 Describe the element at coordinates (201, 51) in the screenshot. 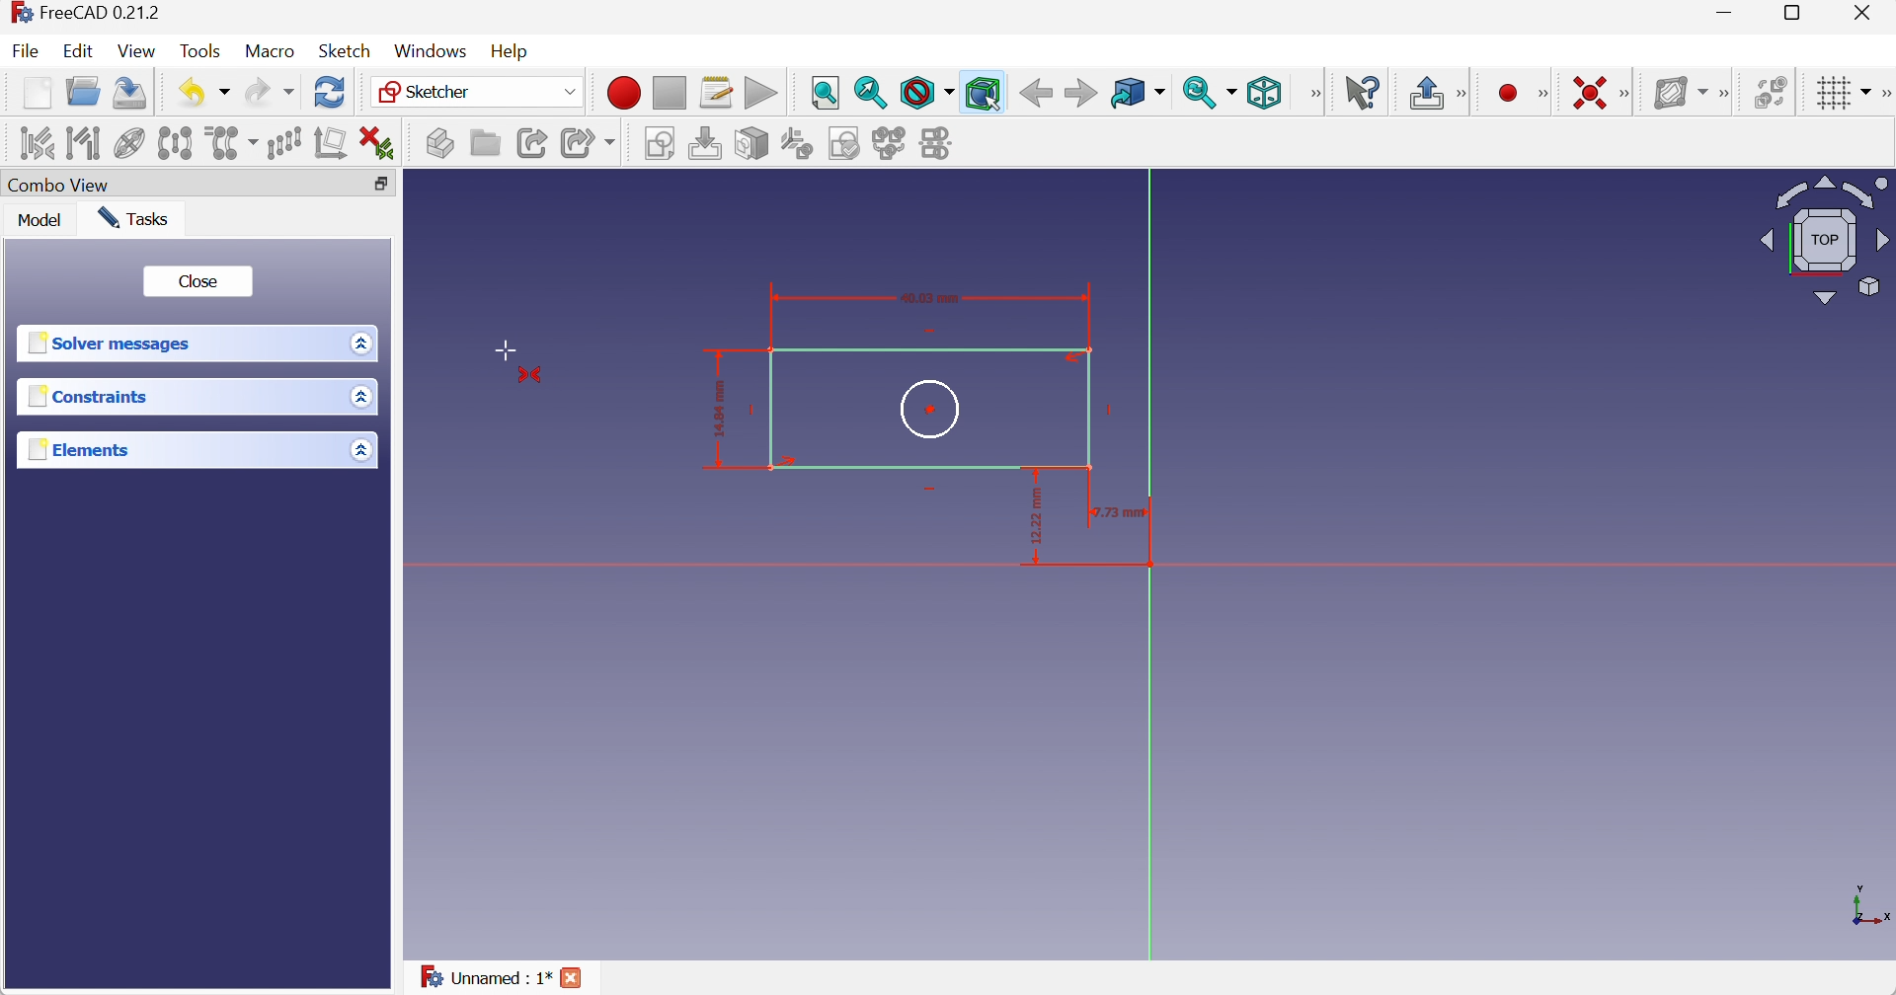

I see `Tools` at that location.